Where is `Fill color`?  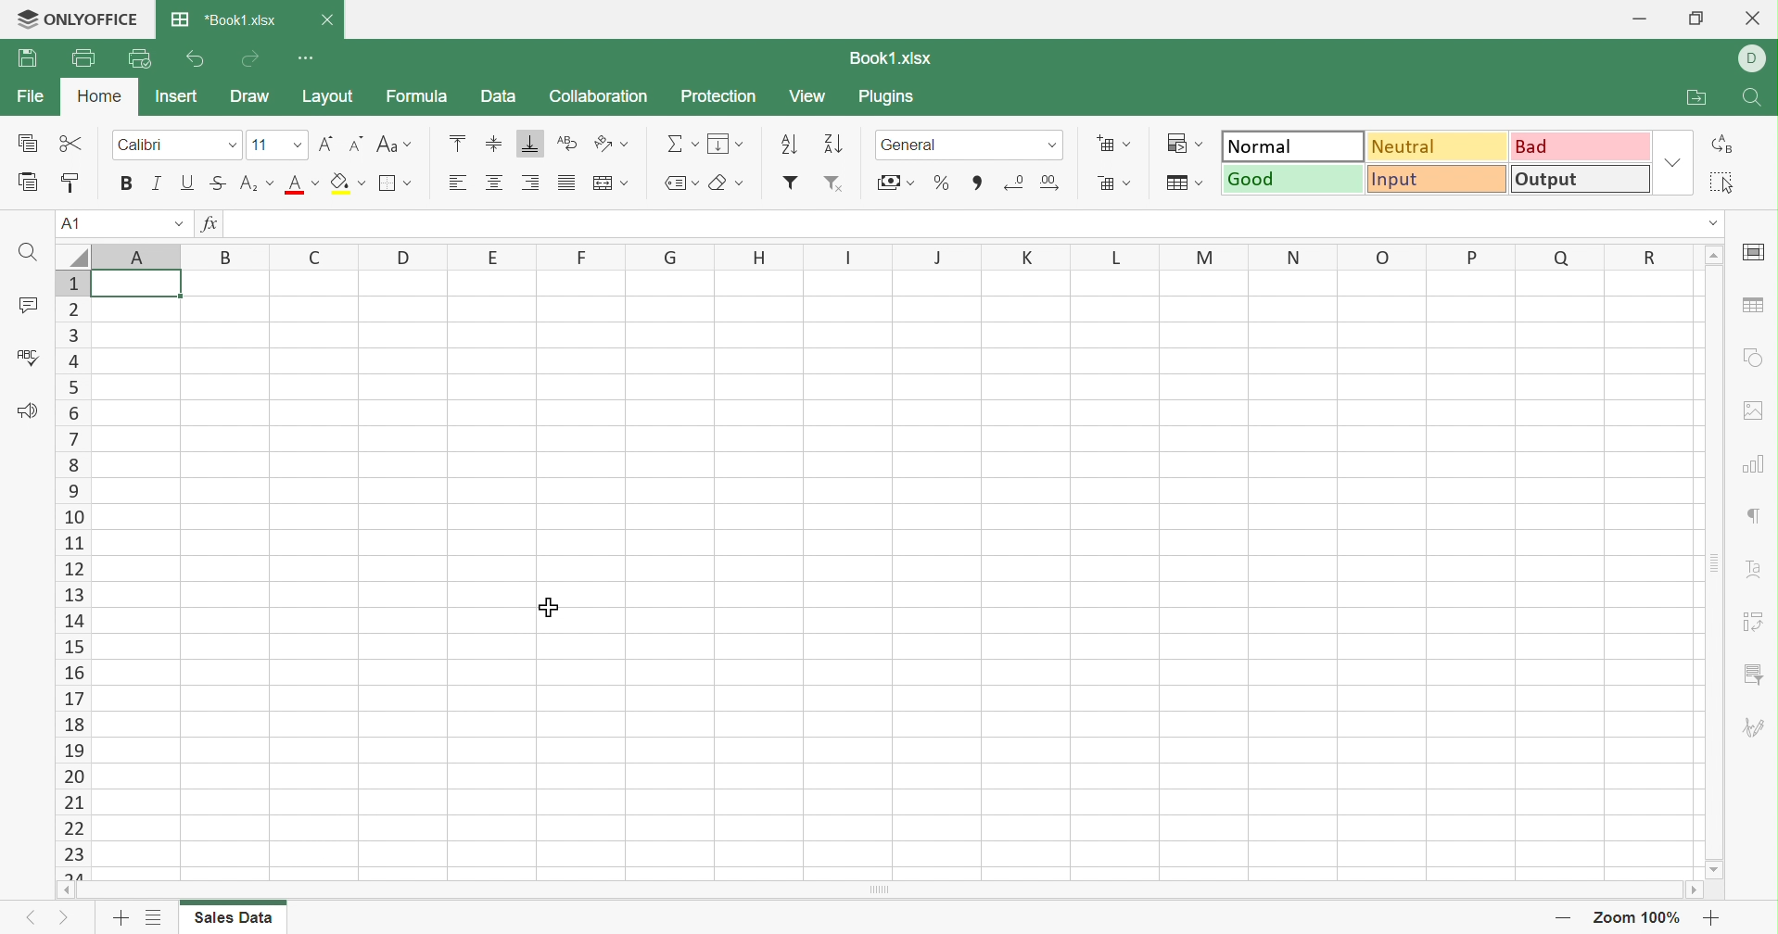
Fill color is located at coordinates (350, 183).